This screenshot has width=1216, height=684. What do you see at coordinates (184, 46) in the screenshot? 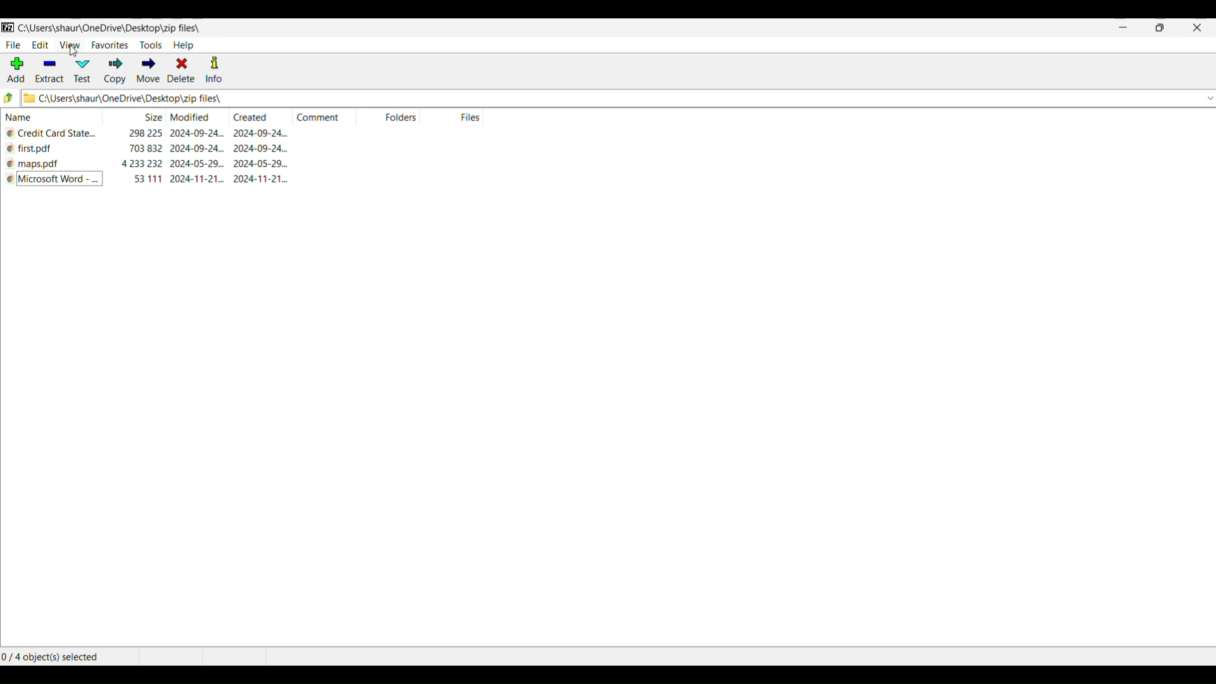
I see `help` at bounding box center [184, 46].